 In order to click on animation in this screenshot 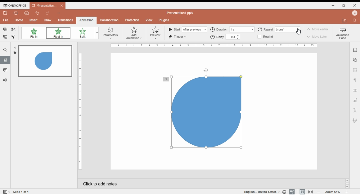, I will do `click(86, 20)`.